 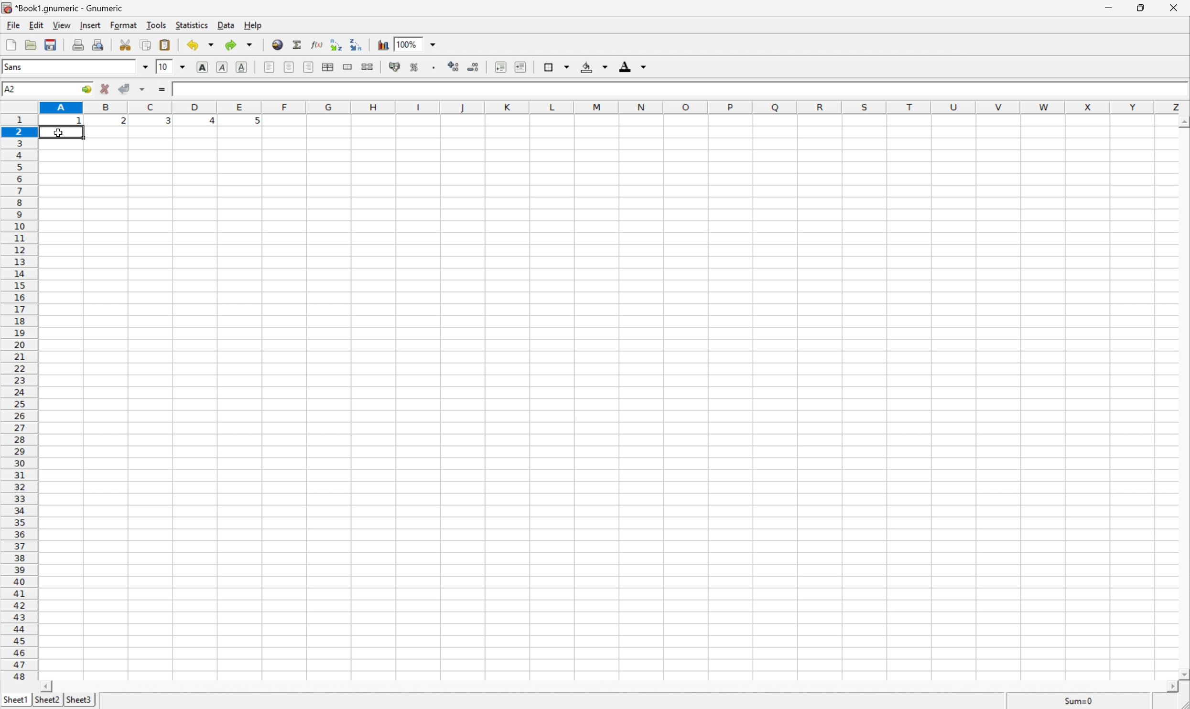 What do you see at coordinates (393, 67) in the screenshot?
I see `format selection as accounting` at bounding box center [393, 67].